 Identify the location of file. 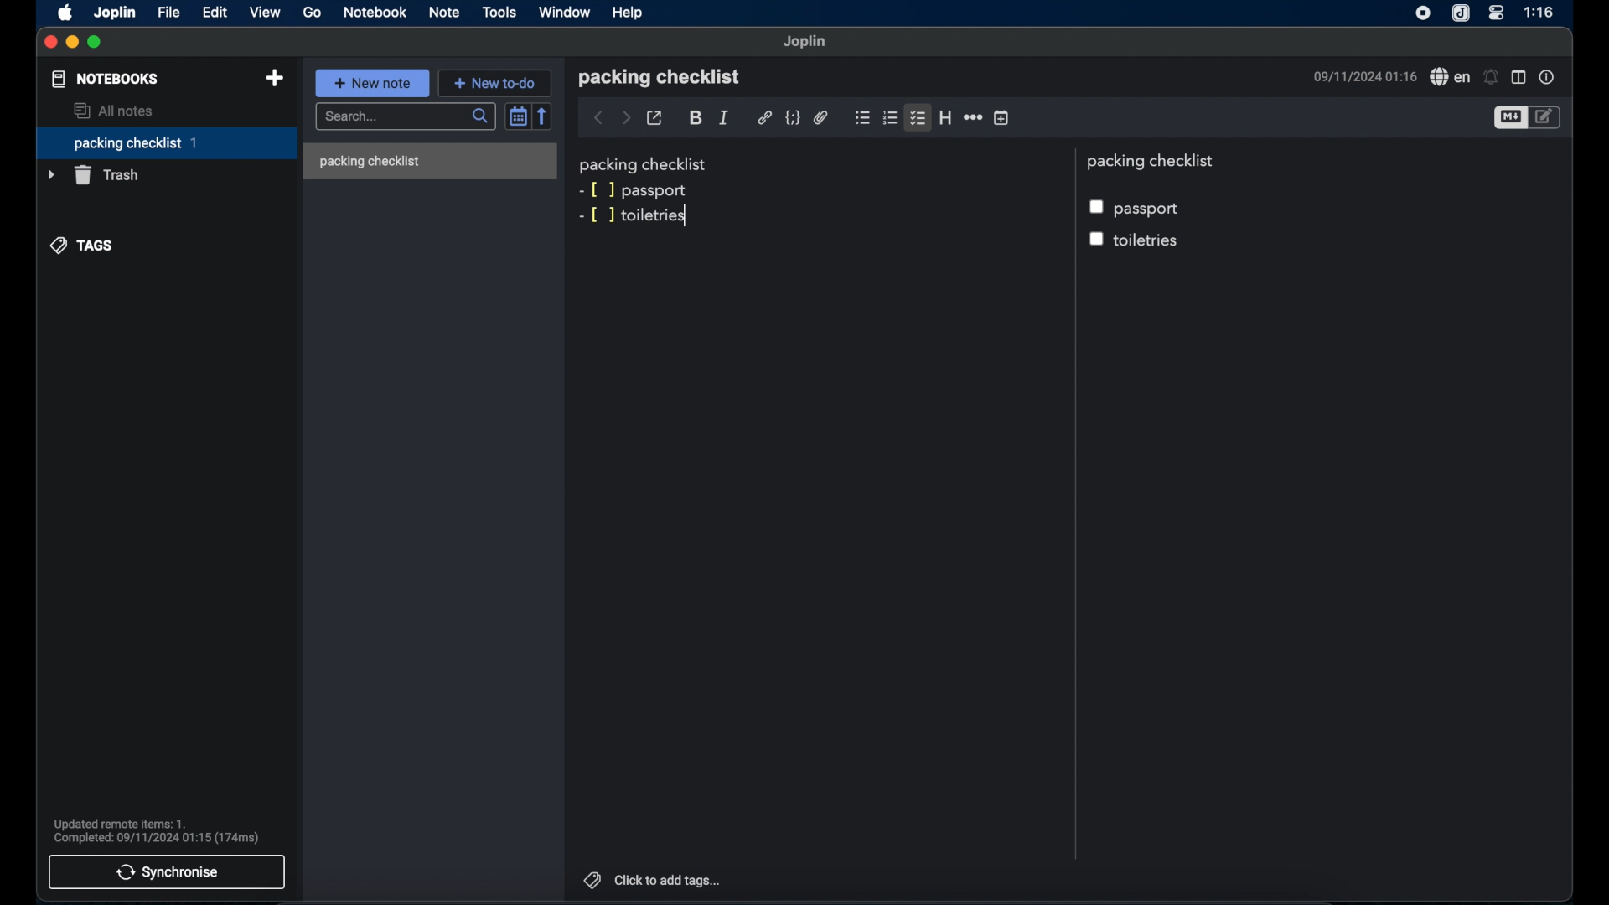
(170, 13).